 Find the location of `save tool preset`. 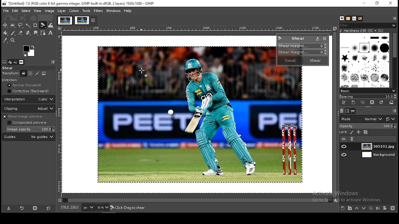

save tool preset is located at coordinates (8, 208).